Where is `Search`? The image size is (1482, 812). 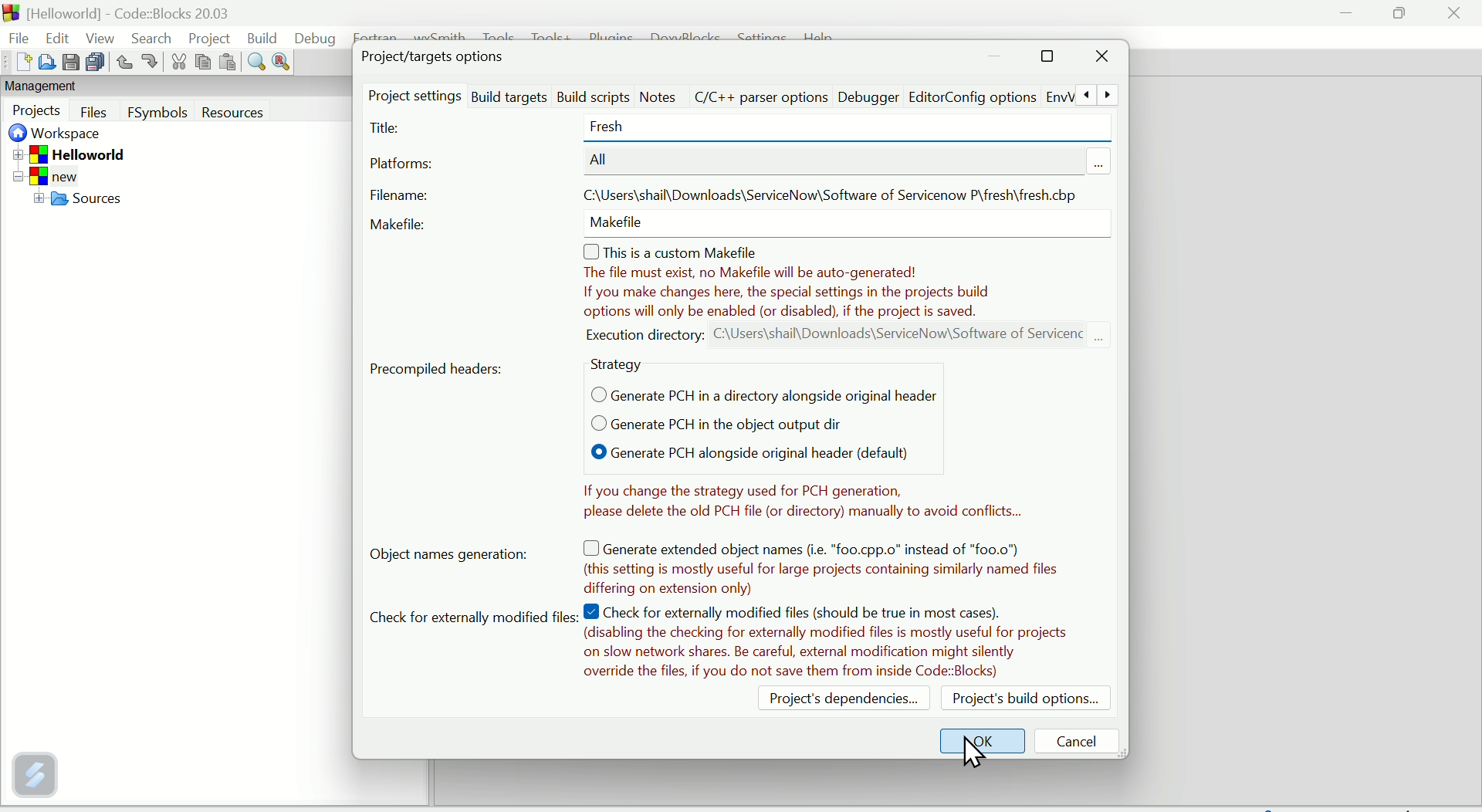
Search is located at coordinates (151, 39).